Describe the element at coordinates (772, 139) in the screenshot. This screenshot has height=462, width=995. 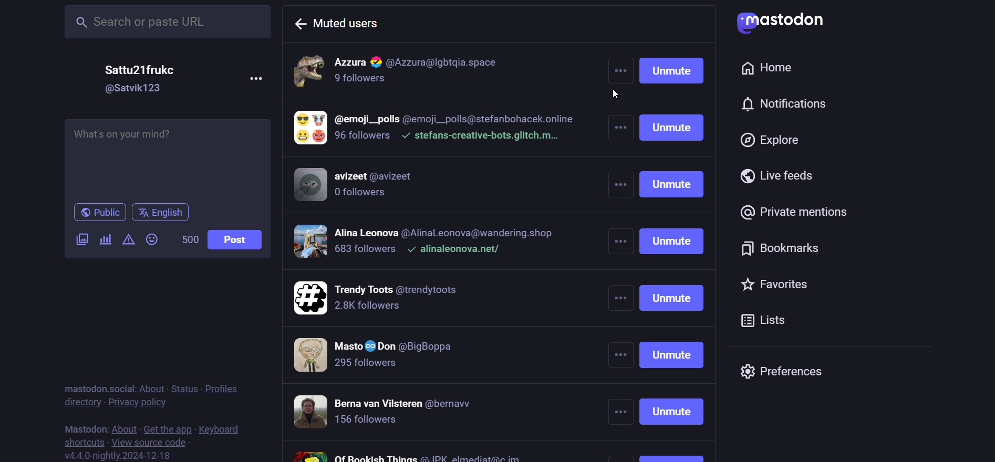
I see `explore` at that location.